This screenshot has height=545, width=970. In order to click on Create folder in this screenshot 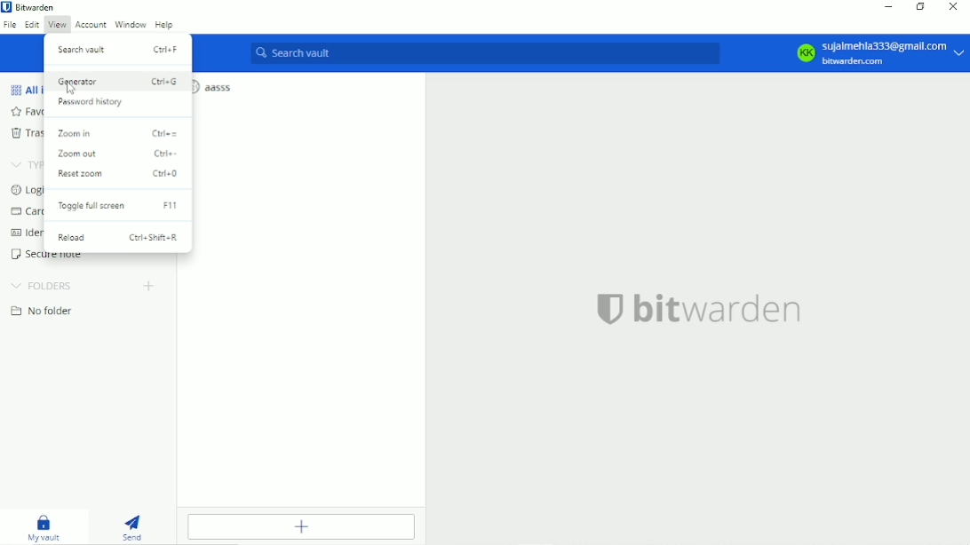, I will do `click(149, 287)`.